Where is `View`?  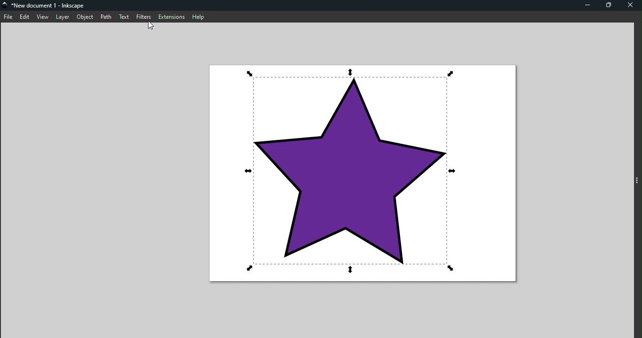 View is located at coordinates (43, 16).